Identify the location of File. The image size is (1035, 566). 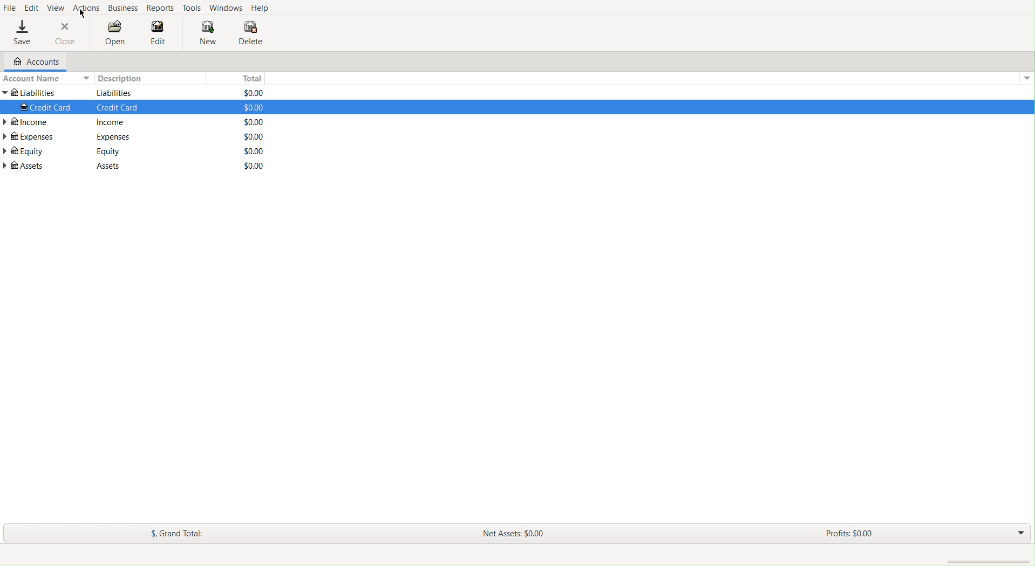
(10, 8).